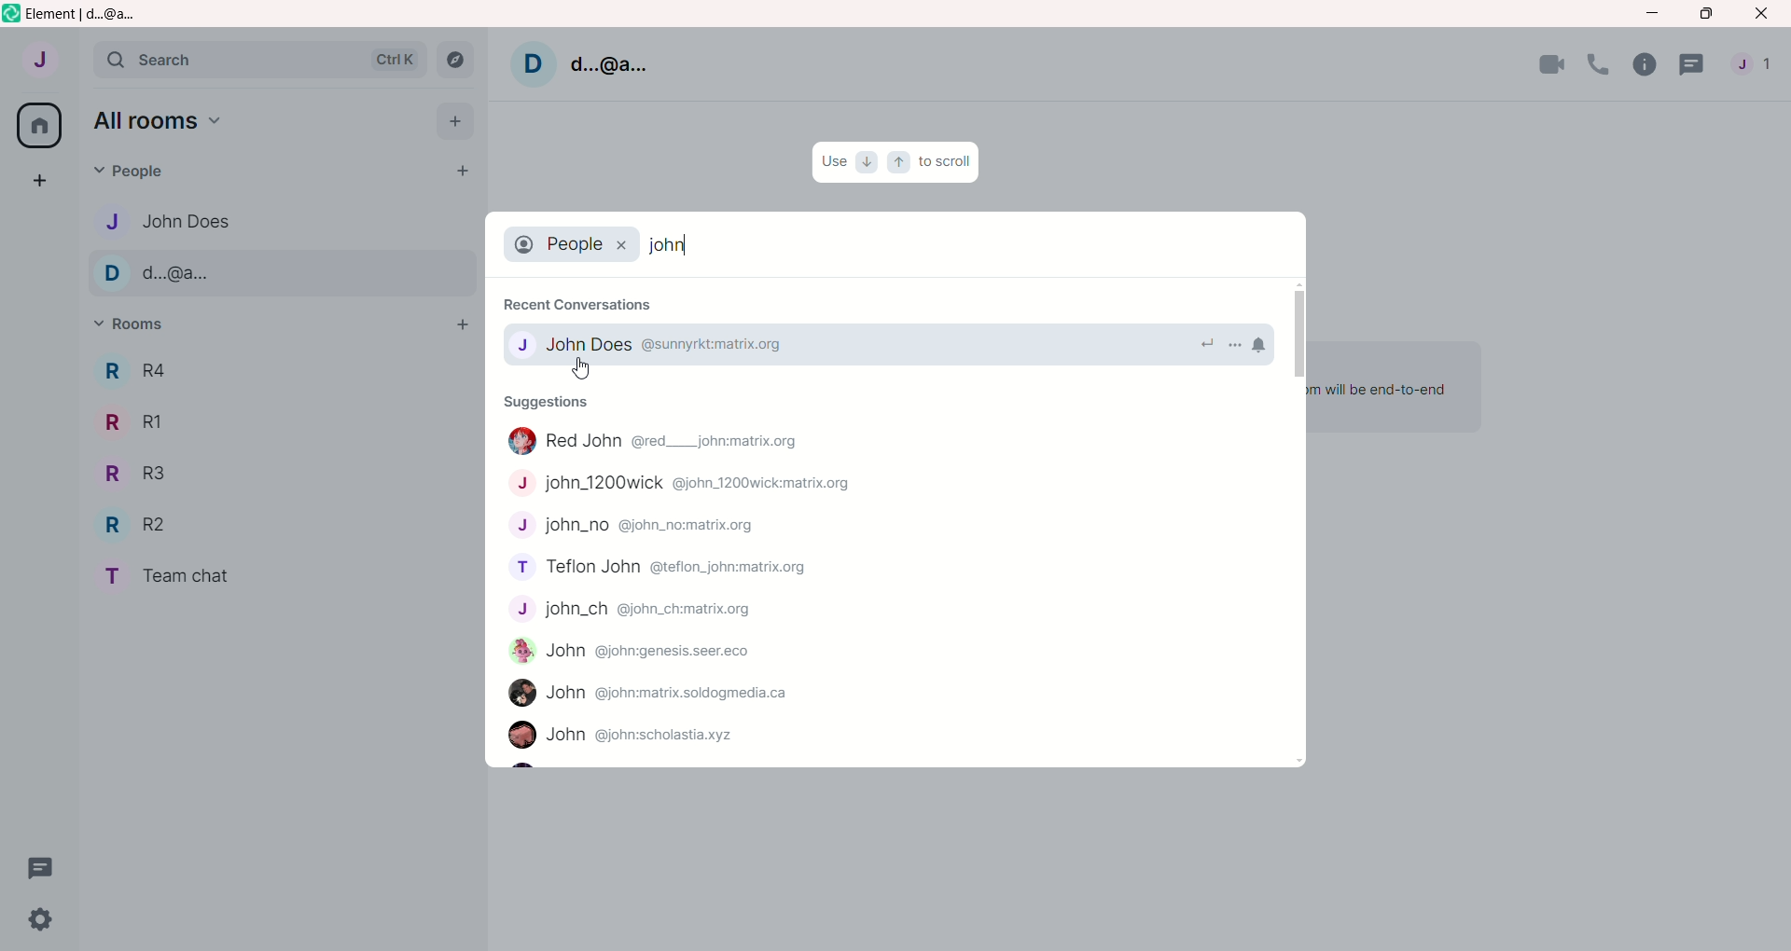 This screenshot has height=951, width=1791. I want to click on R1, so click(135, 420).